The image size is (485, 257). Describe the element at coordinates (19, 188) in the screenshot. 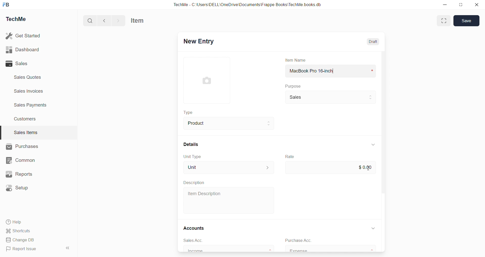

I see `Setup` at that location.